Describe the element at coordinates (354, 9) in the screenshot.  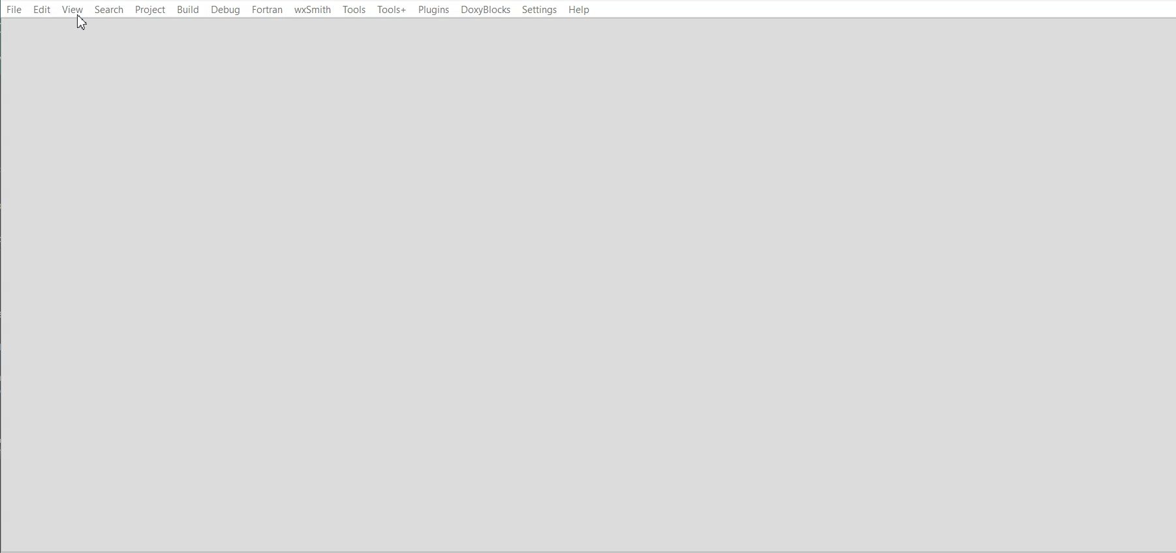
I see `Tools` at that location.